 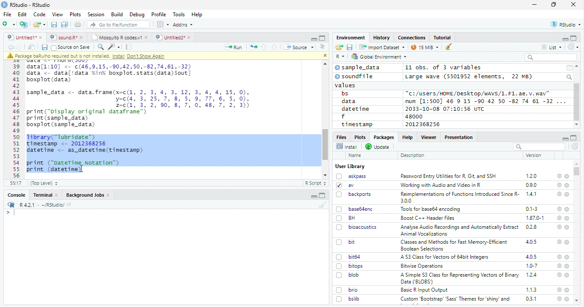 I want to click on Help, so click(x=197, y=15).